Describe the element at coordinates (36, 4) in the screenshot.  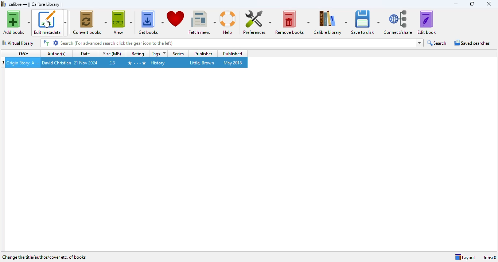
I see `calibre library` at that location.